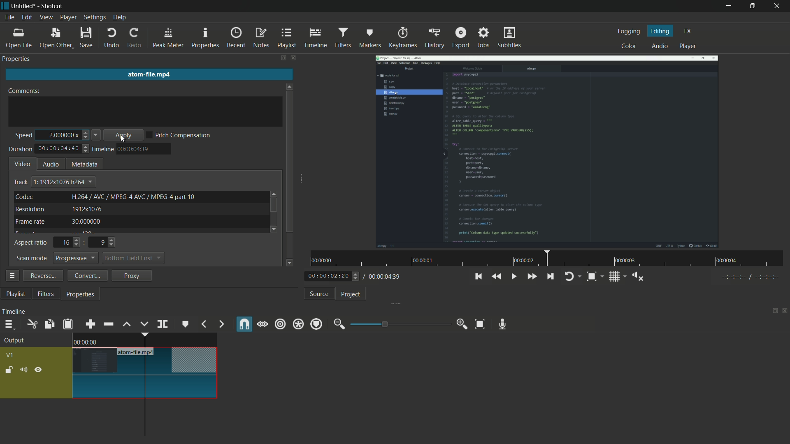 Image resolution: width=790 pixels, height=444 pixels. Describe the element at coordinates (25, 197) in the screenshot. I see `codec` at that location.